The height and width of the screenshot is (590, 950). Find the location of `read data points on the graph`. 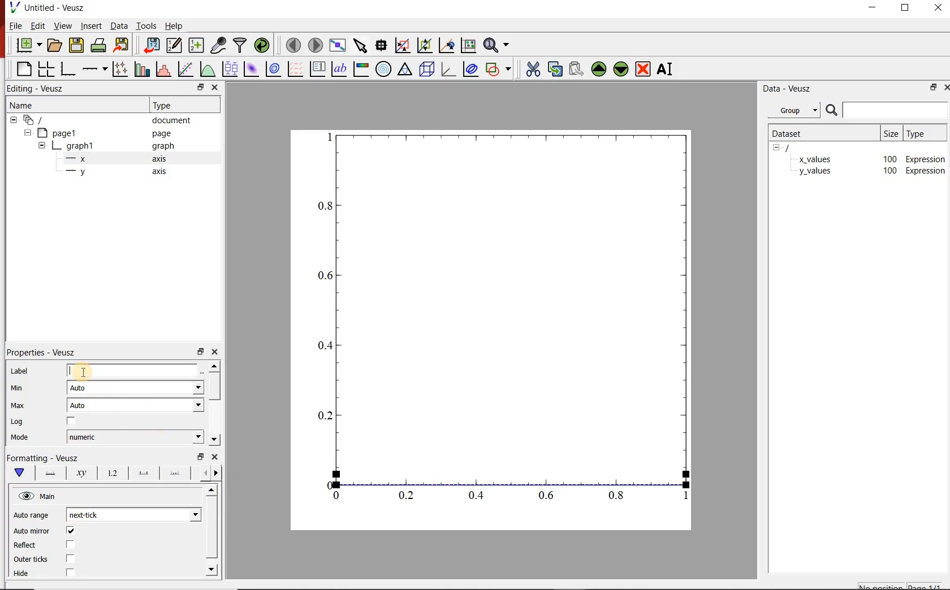

read data points on the graph is located at coordinates (382, 45).